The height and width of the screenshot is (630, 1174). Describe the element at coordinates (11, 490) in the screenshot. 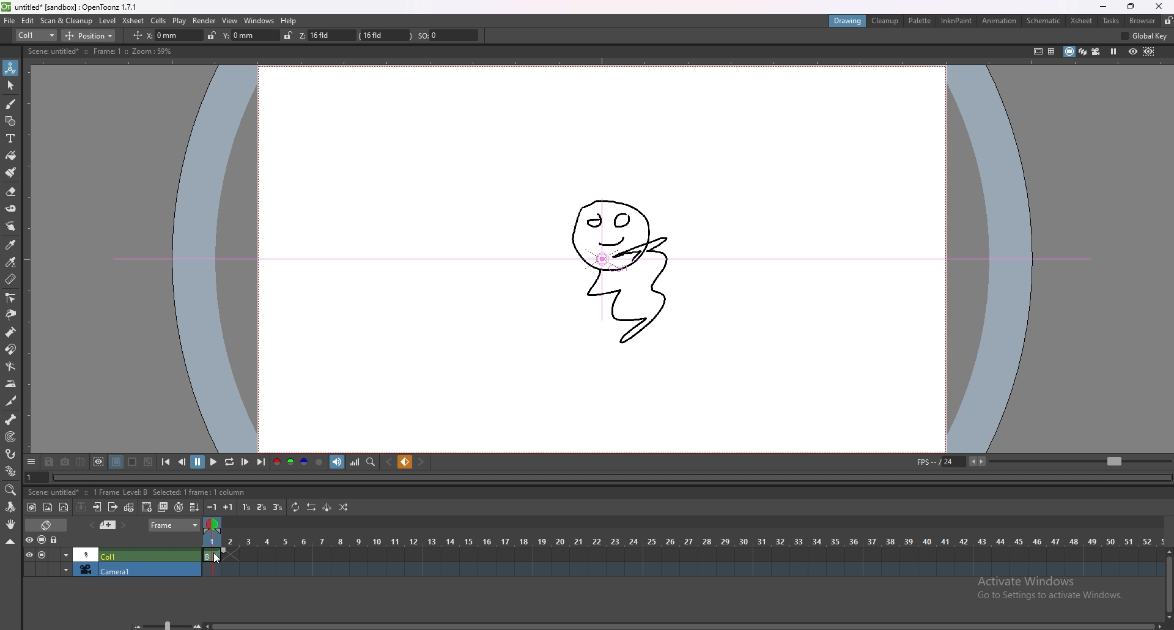

I see `zoom` at that location.